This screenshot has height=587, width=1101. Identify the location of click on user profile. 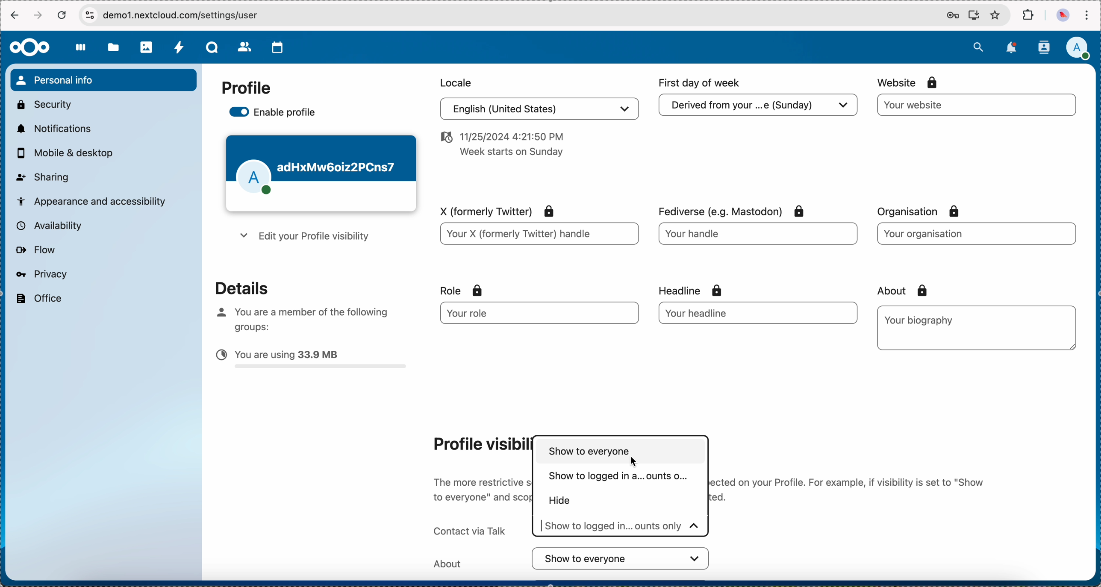
(1080, 49).